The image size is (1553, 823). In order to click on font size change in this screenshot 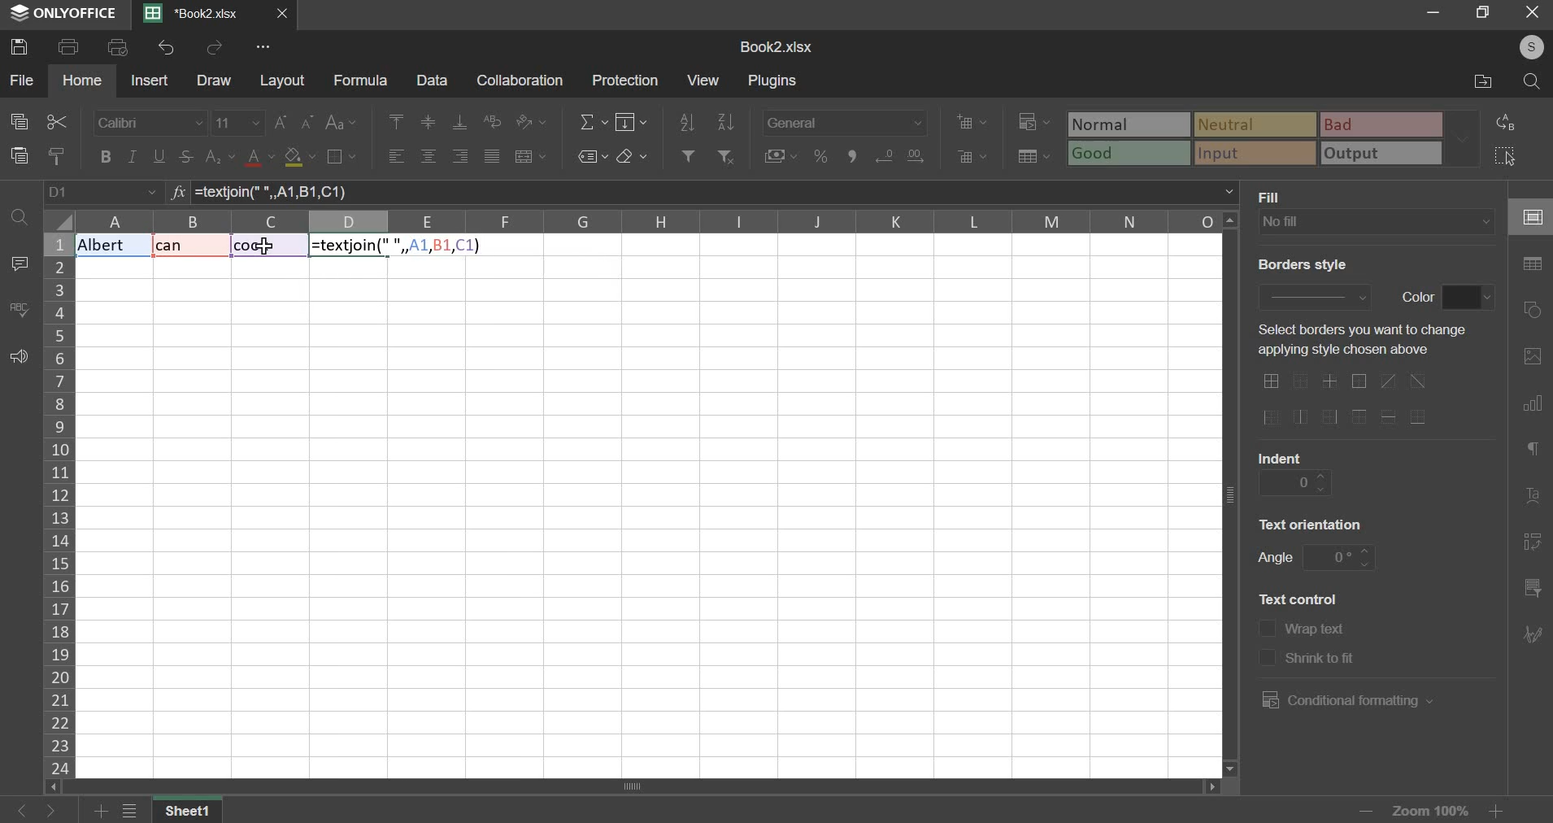, I will do `click(296, 122)`.